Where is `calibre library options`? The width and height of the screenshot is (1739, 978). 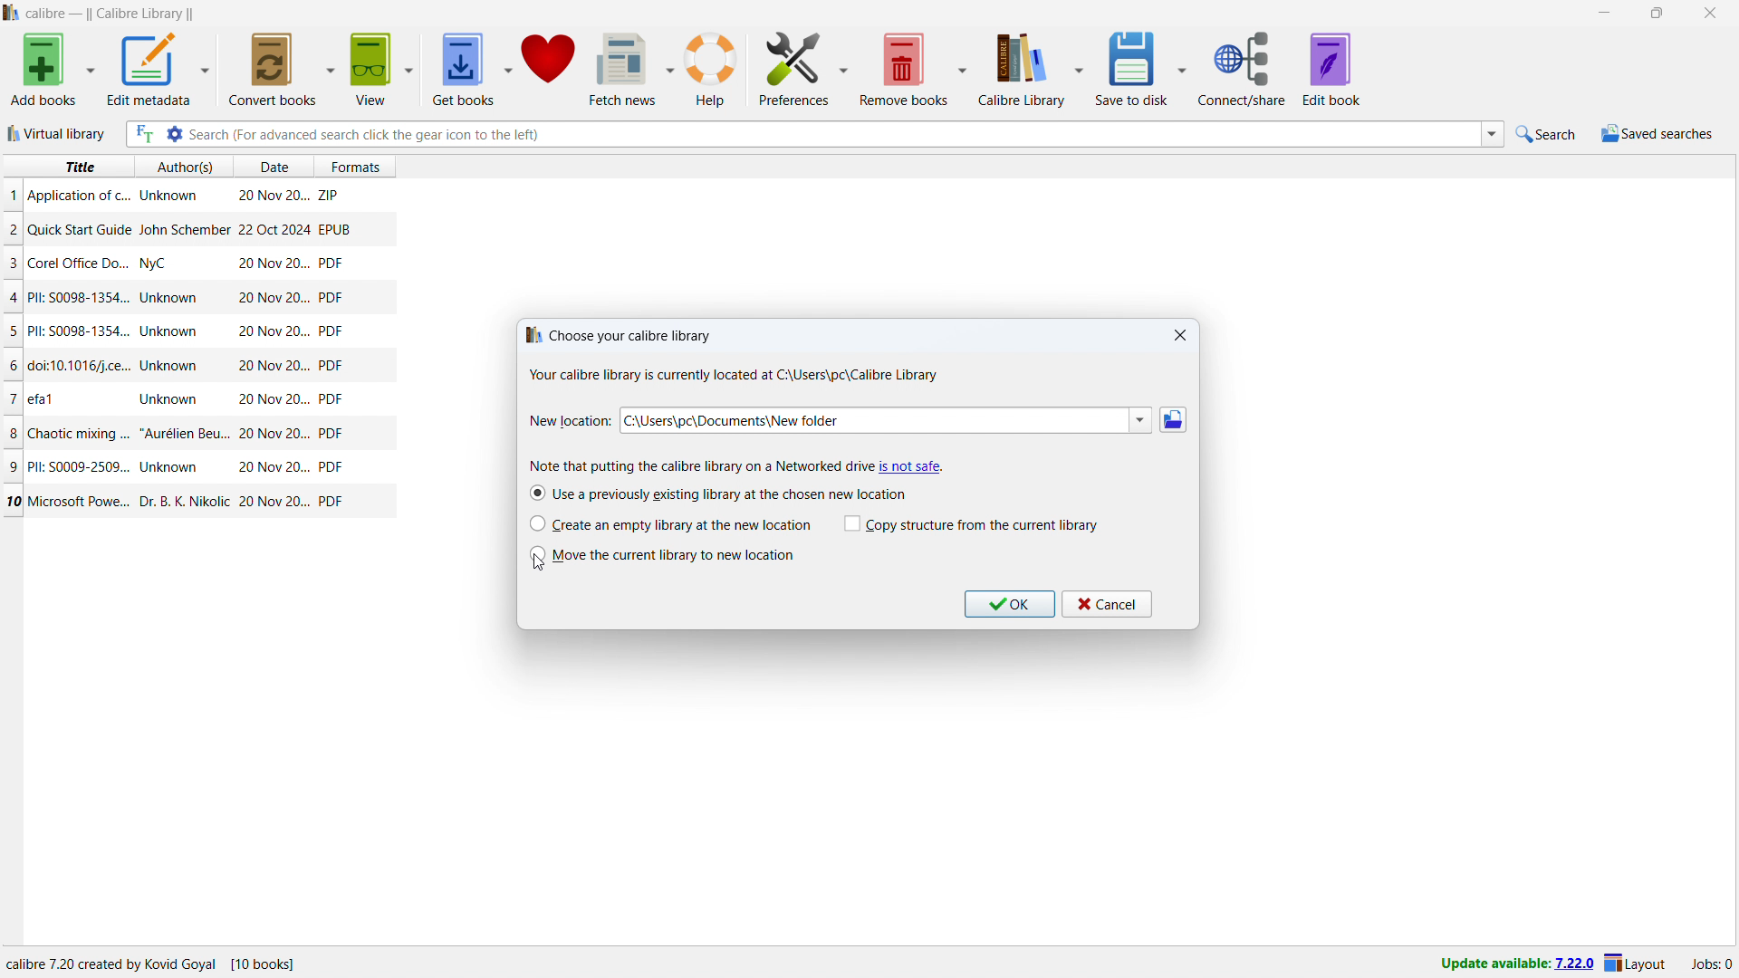
calibre library options is located at coordinates (1080, 71).